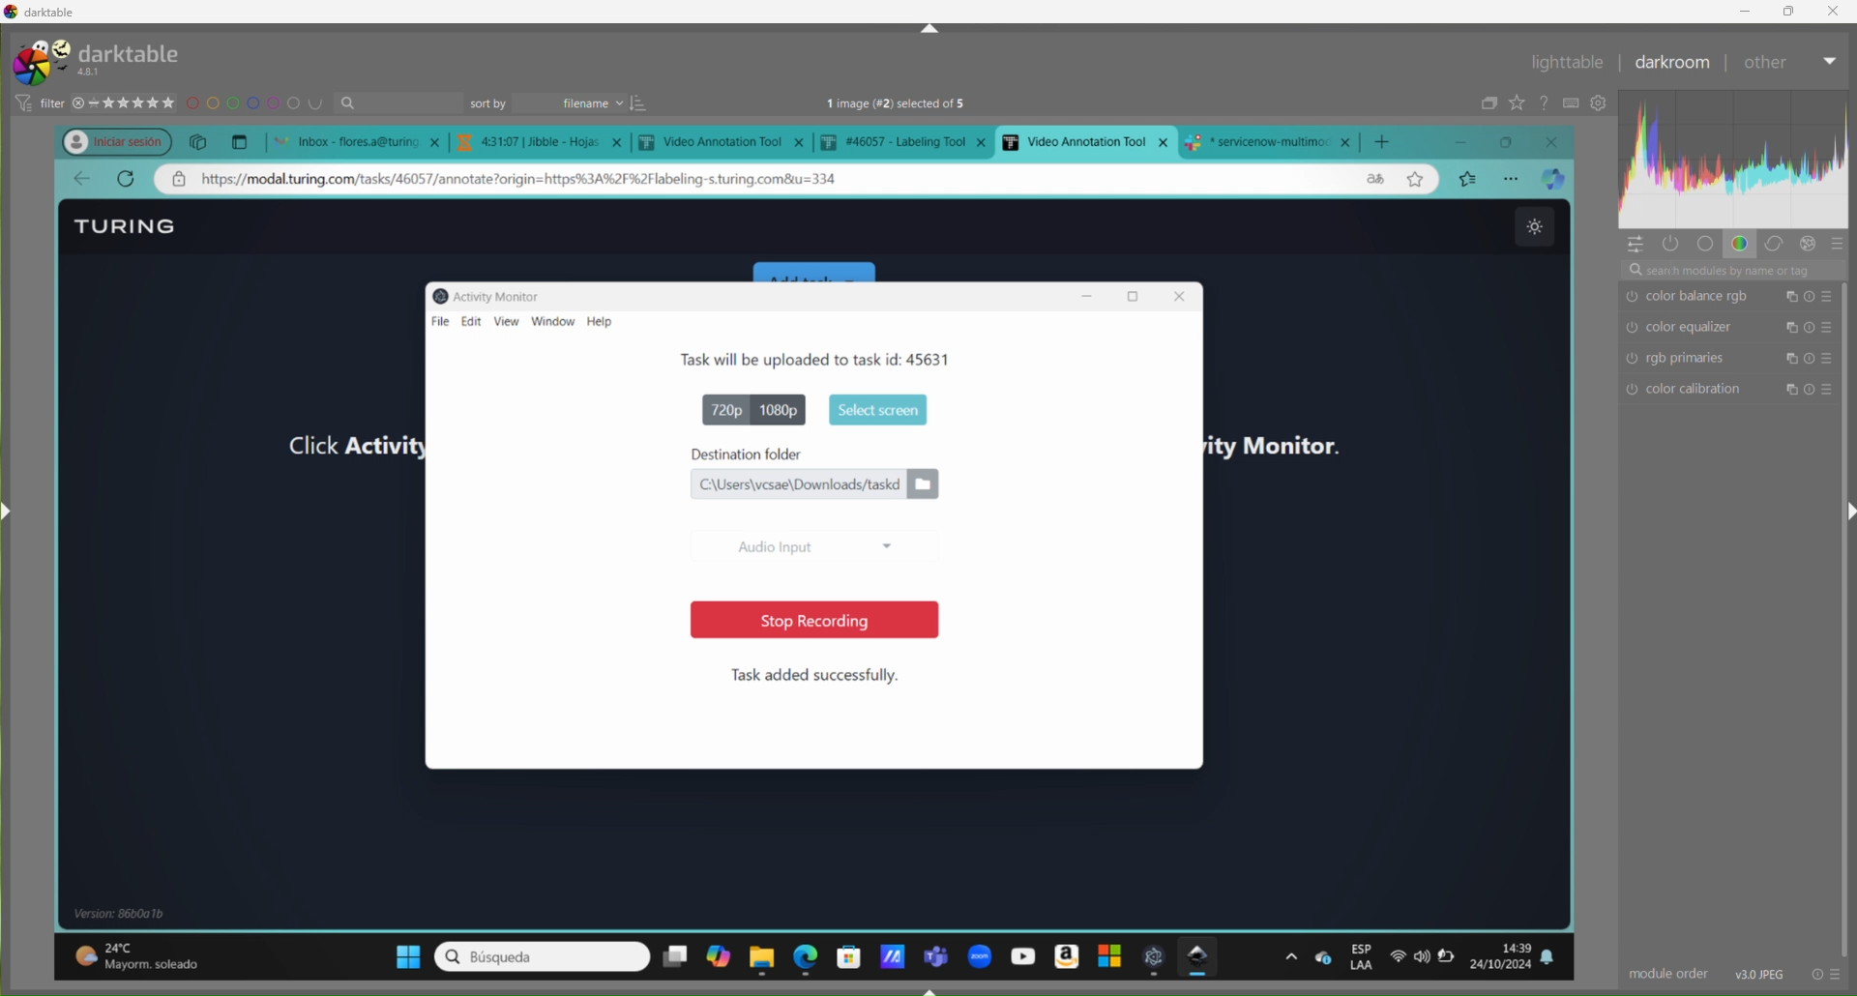 The width and height of the screenshot is (1857, 996). What do you see at coordinates (1669, 63) in the screenshot?
I see `Darkroom` at bounding box center [1669, 63].